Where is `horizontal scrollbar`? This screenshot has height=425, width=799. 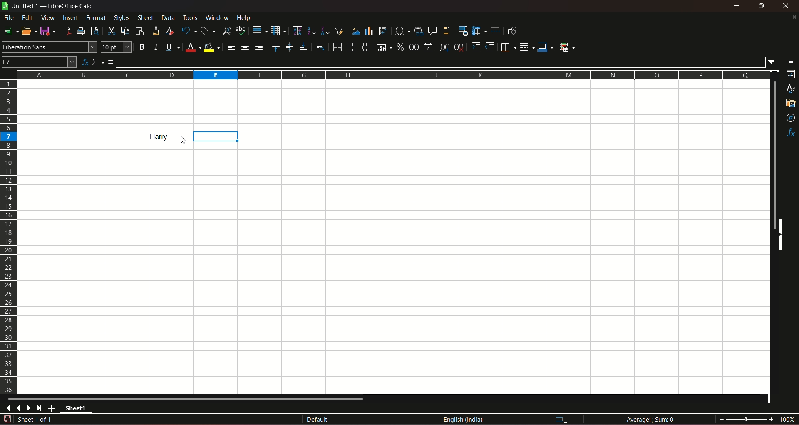 horizontal scrollbar is located at coordinates (186, 398).